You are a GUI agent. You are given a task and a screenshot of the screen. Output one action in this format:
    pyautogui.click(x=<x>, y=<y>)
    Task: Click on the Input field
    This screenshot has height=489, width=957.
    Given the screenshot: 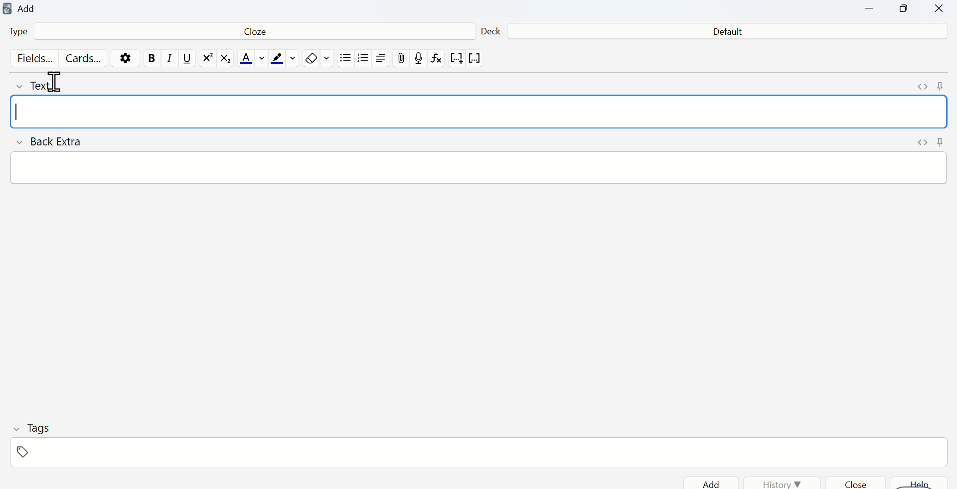 What is the action you would take?
    pyautogui.click(x=485, y=168)
    